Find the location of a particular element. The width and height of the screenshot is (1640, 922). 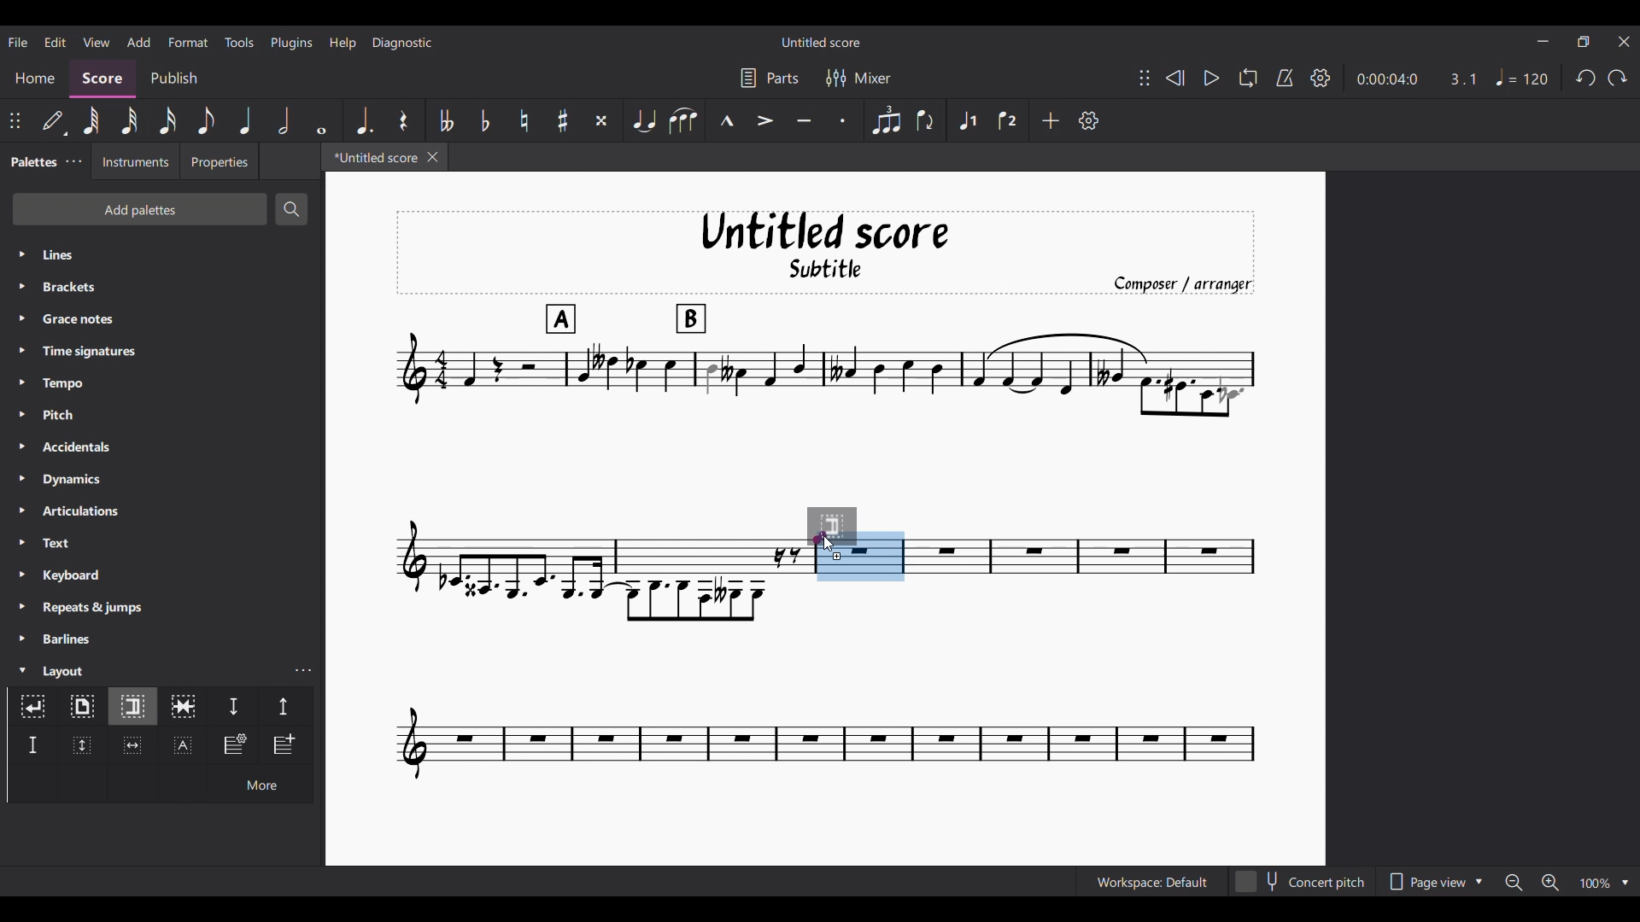

Voice 2 is located at coordinates (1008, 120).